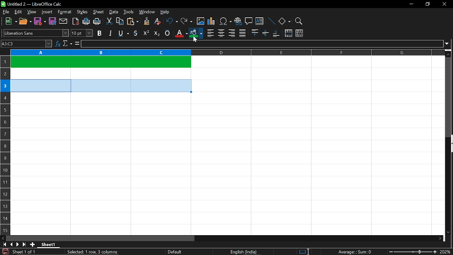 The image size is (453, 255). I want to click on view, so click(31, 12).